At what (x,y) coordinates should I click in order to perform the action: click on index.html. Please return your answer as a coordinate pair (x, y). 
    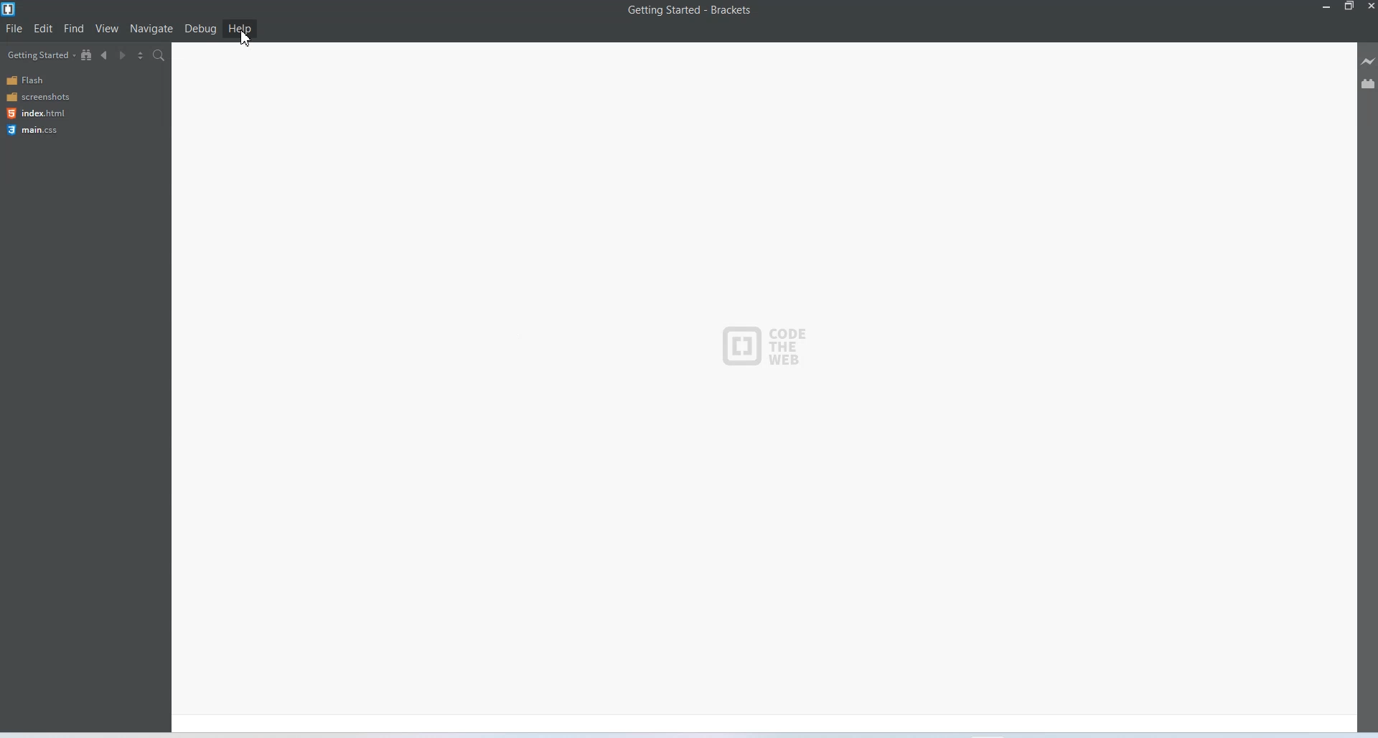
    Looking at the image, I should click on (35, 113).